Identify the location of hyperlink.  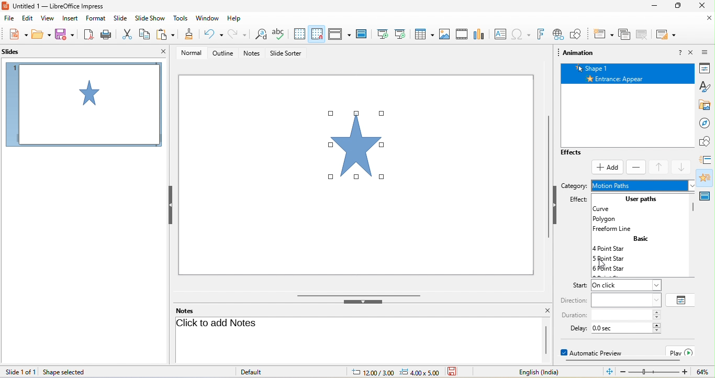
(558, 34).